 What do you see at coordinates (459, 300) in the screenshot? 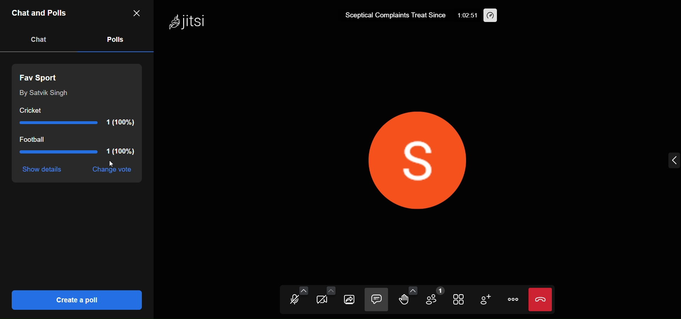
I see `tile view` at bounding box center [459, 300].